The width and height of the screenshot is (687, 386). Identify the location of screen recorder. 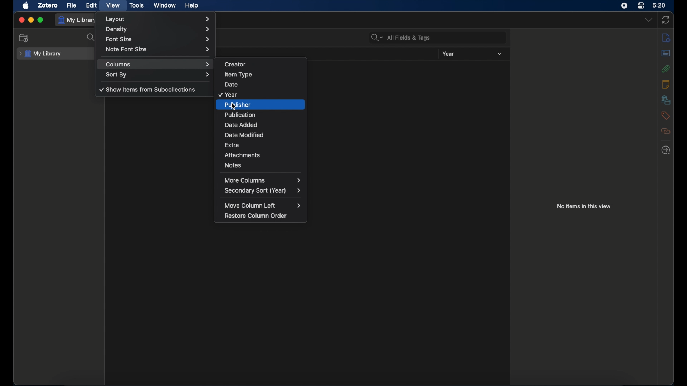
(624, 5).